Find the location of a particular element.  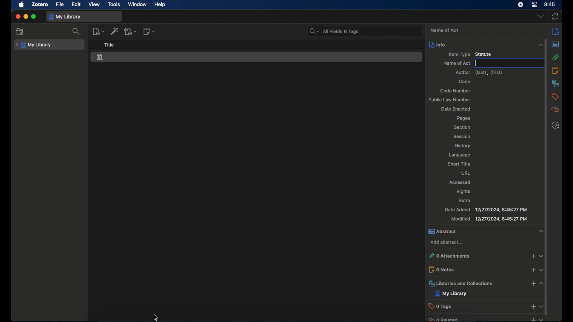

text input is located at coordinates (506, 63).